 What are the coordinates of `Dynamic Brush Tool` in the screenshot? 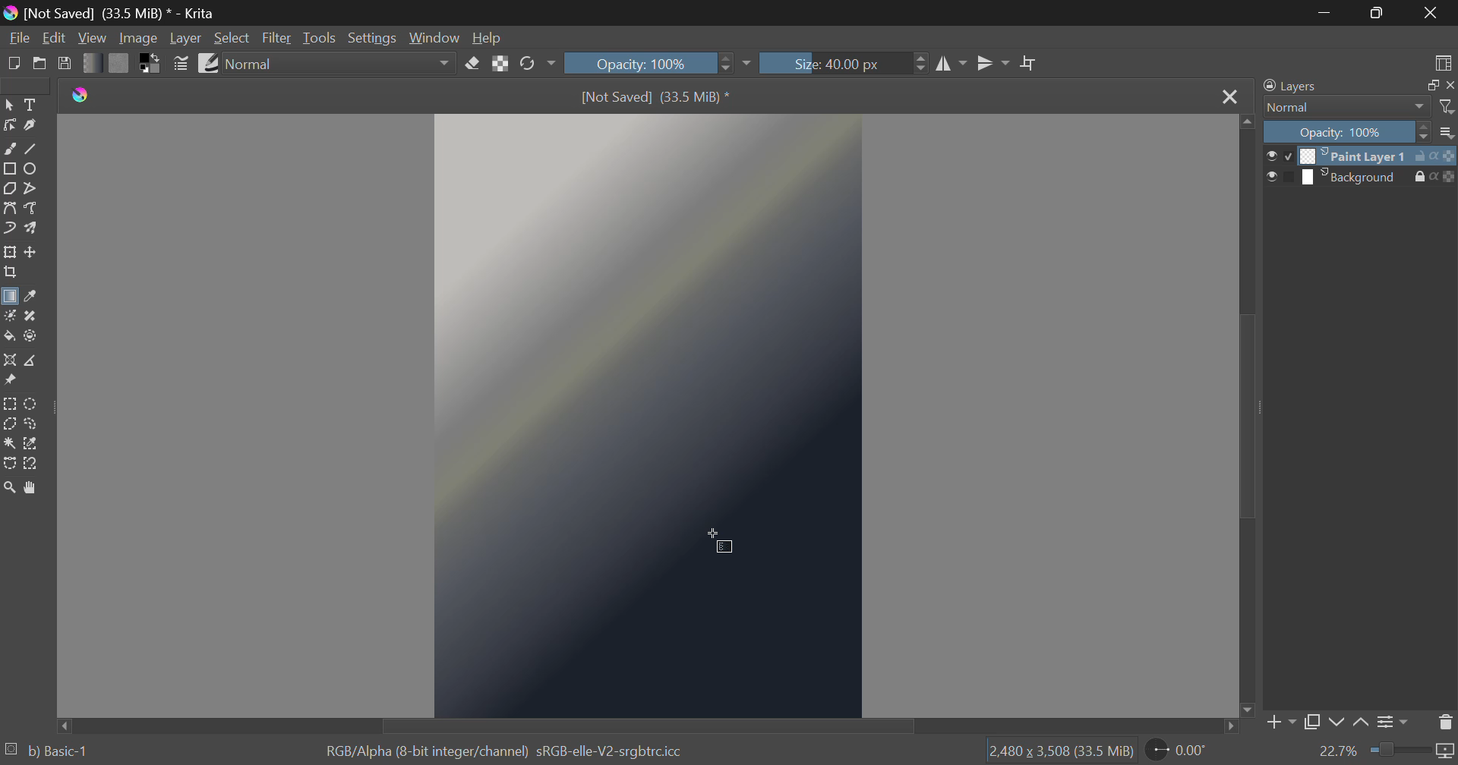 It's located at (9, 229).